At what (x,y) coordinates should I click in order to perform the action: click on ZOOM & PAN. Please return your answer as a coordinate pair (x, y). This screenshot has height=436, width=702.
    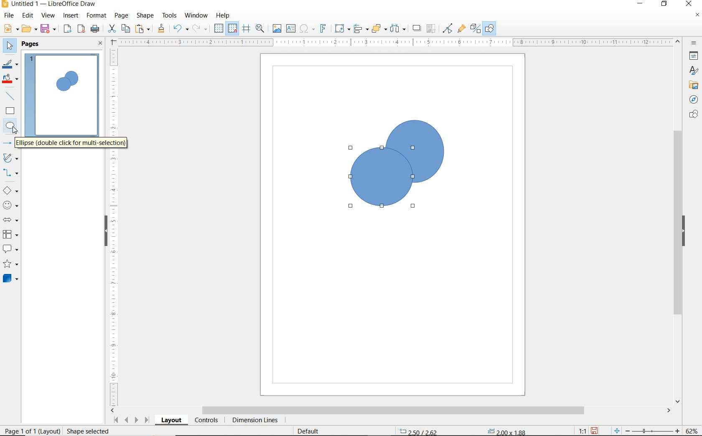
    Looking at the image, I should click on (260, 28).